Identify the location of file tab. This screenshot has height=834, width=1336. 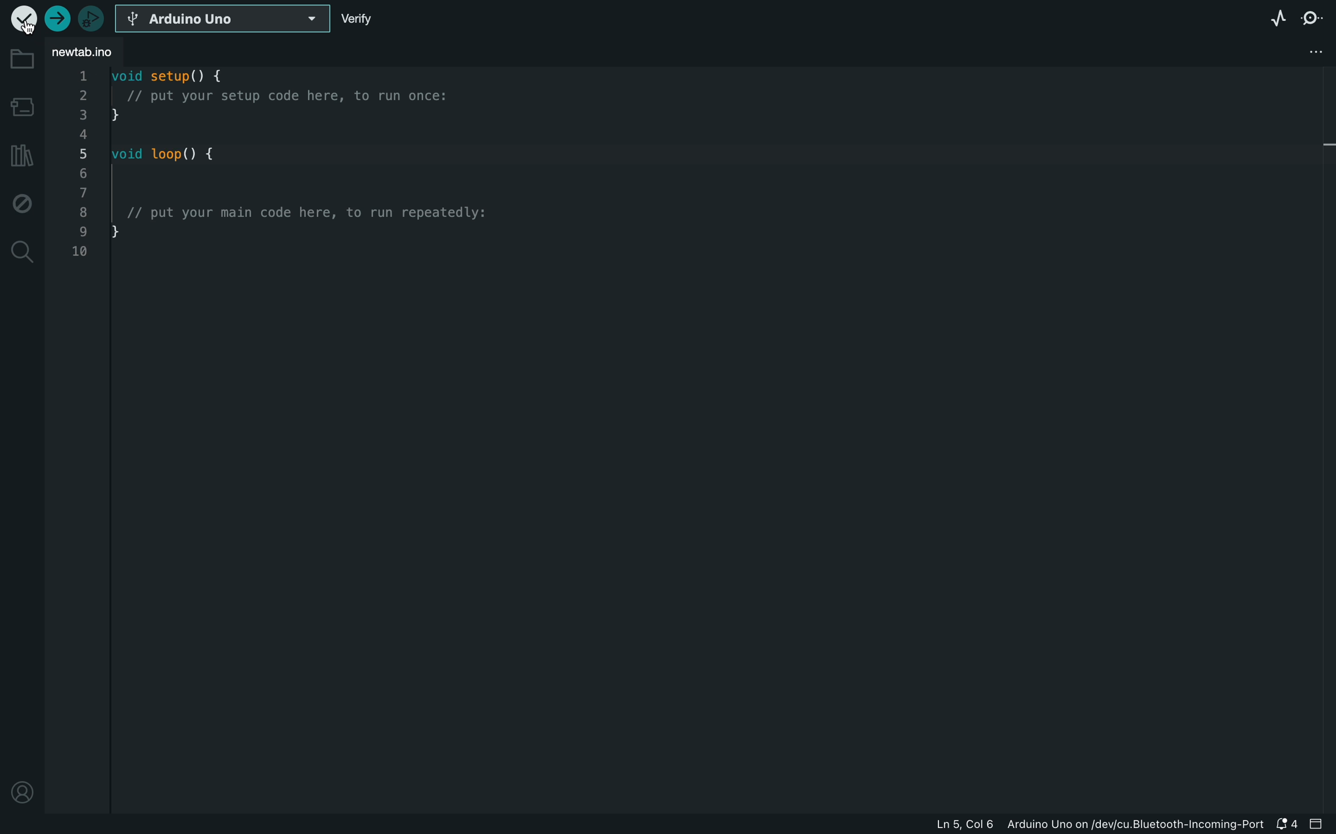
(91, 51).